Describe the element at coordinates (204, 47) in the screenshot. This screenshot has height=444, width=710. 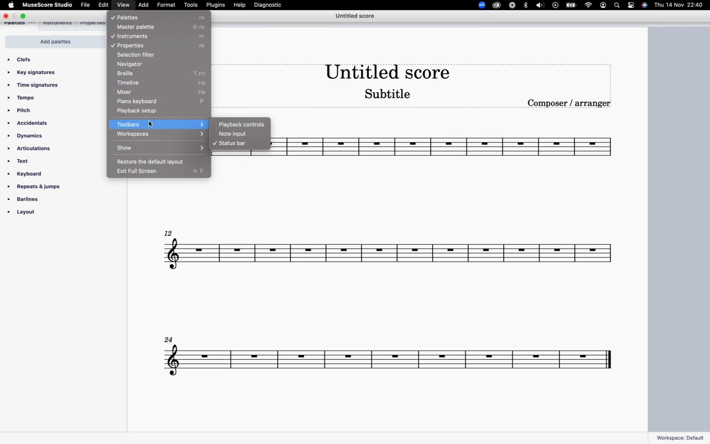
I see `F8` at that location.